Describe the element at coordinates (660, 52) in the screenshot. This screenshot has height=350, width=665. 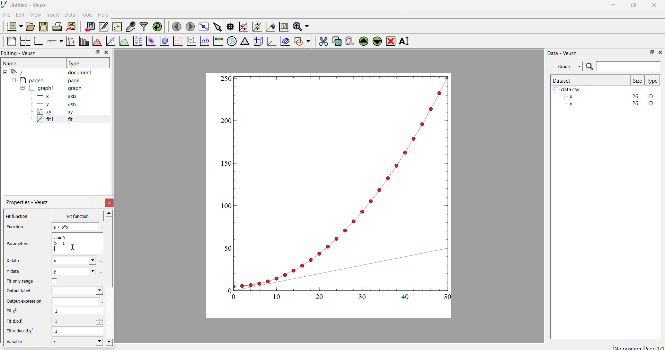
I see `Close` at that location.